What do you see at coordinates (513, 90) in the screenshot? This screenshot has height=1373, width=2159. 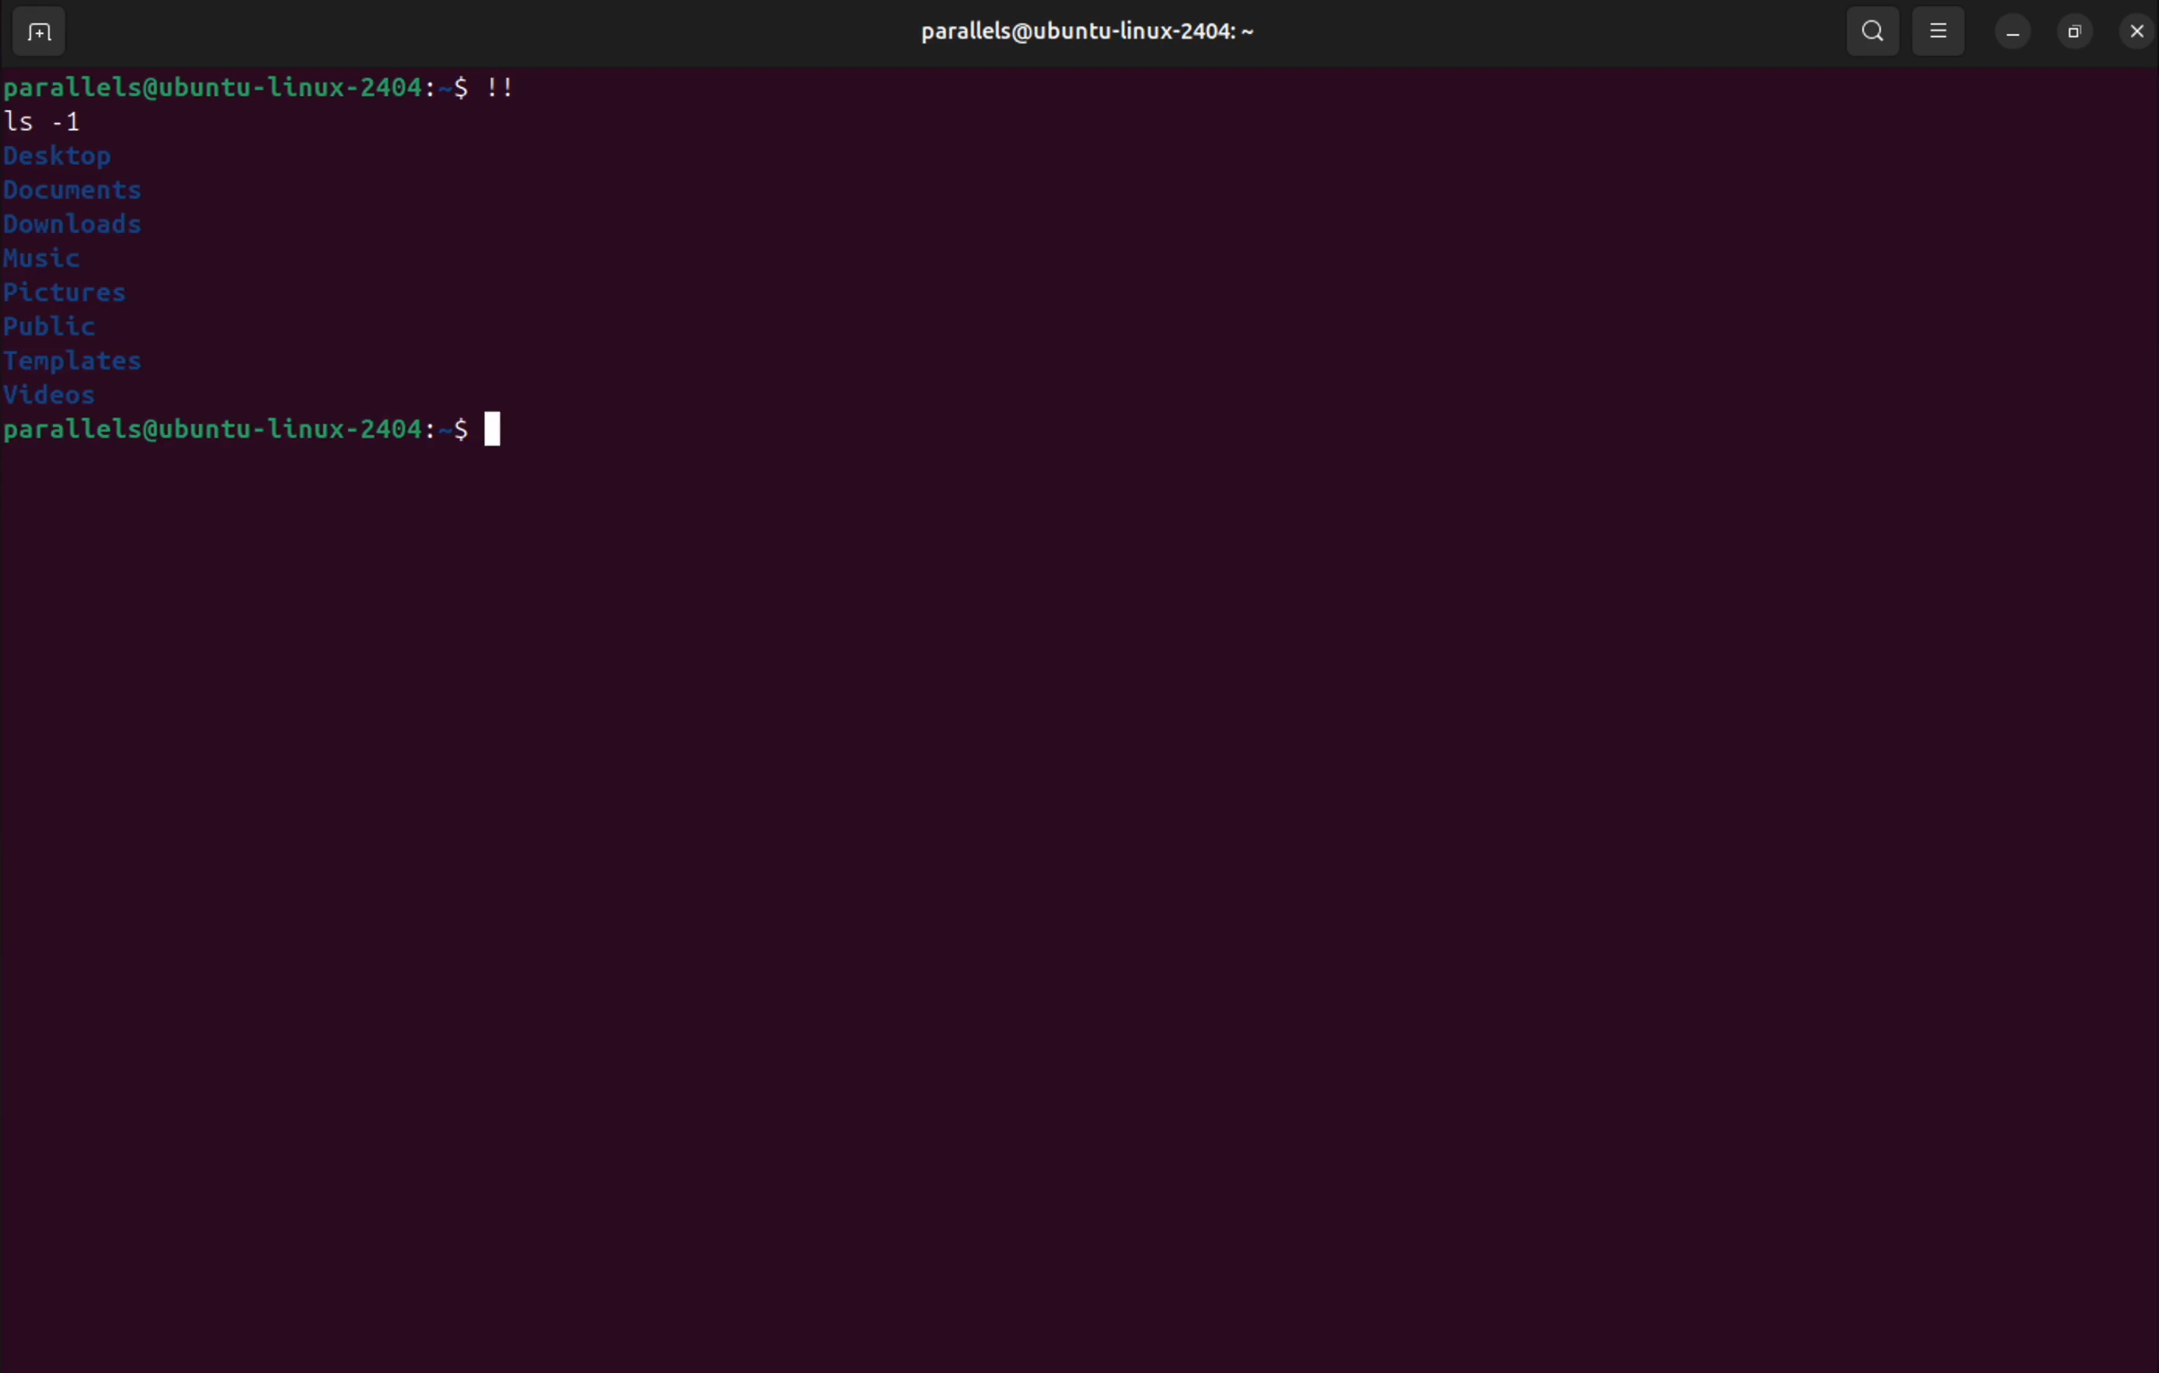 I see `!!` at bounding box center [513, 90].